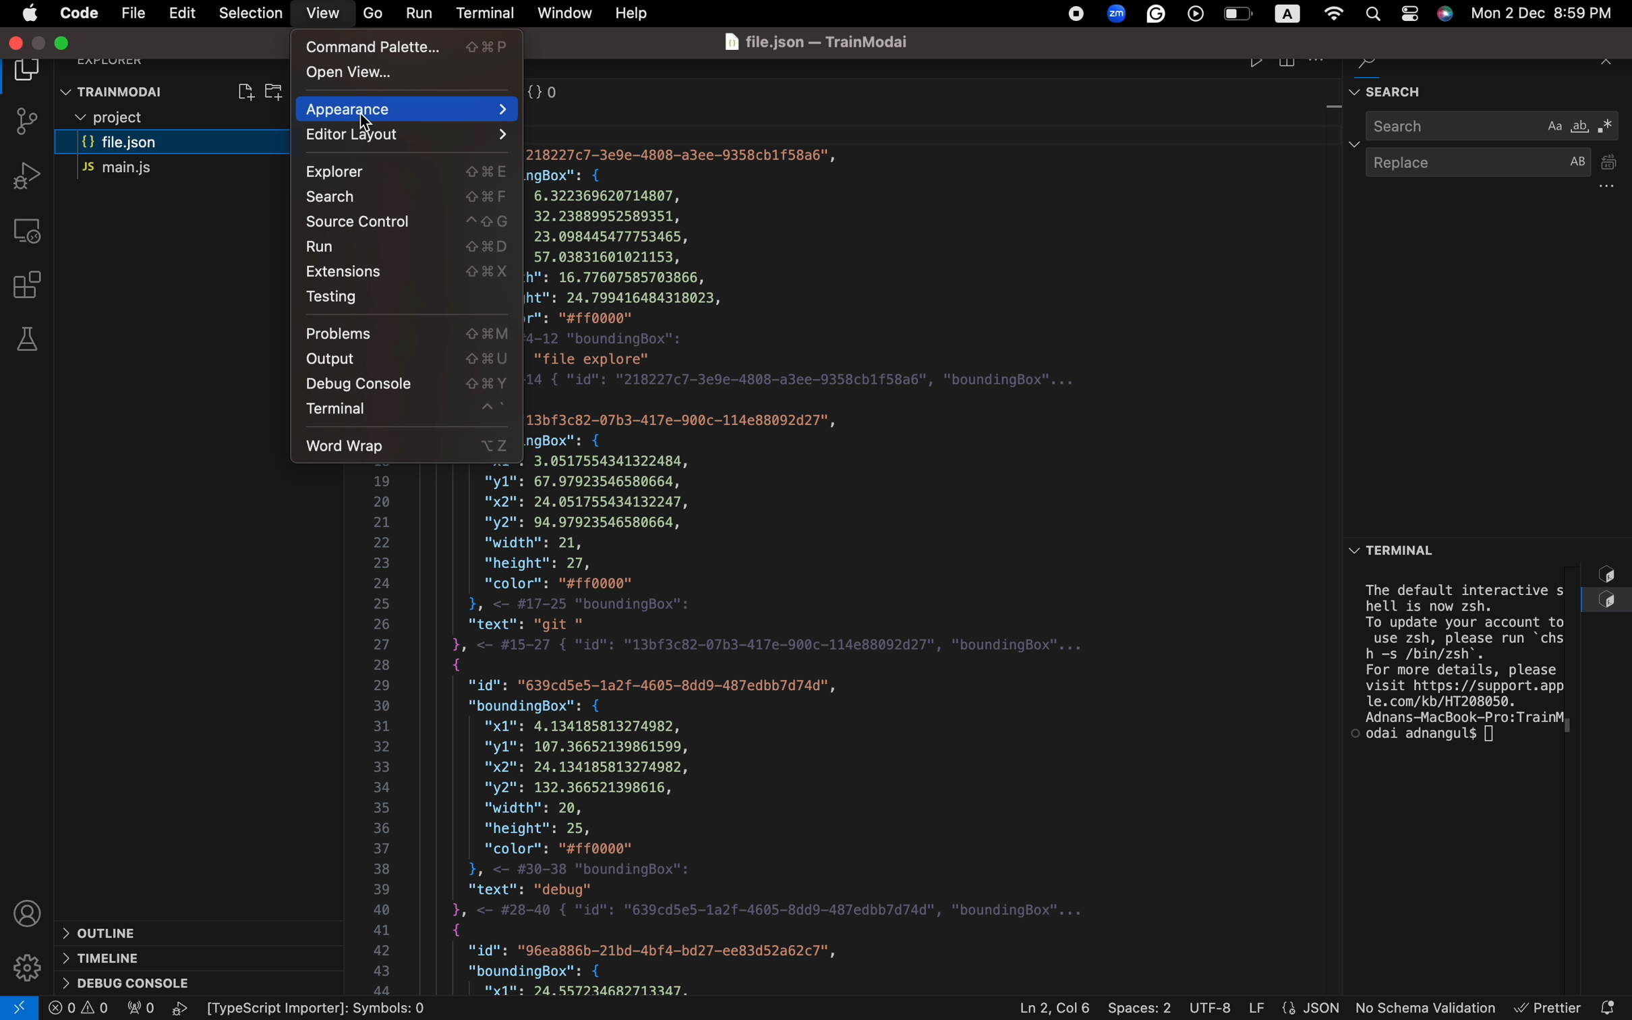 Image resolution: width=1632 pixels, height=1020 pixels. I want to click on file name, so click(819, 42).